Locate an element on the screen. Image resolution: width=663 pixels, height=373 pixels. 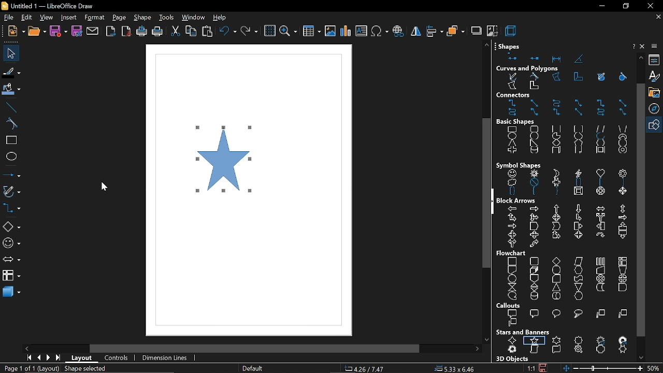
format is located at coordinates (95, 18).